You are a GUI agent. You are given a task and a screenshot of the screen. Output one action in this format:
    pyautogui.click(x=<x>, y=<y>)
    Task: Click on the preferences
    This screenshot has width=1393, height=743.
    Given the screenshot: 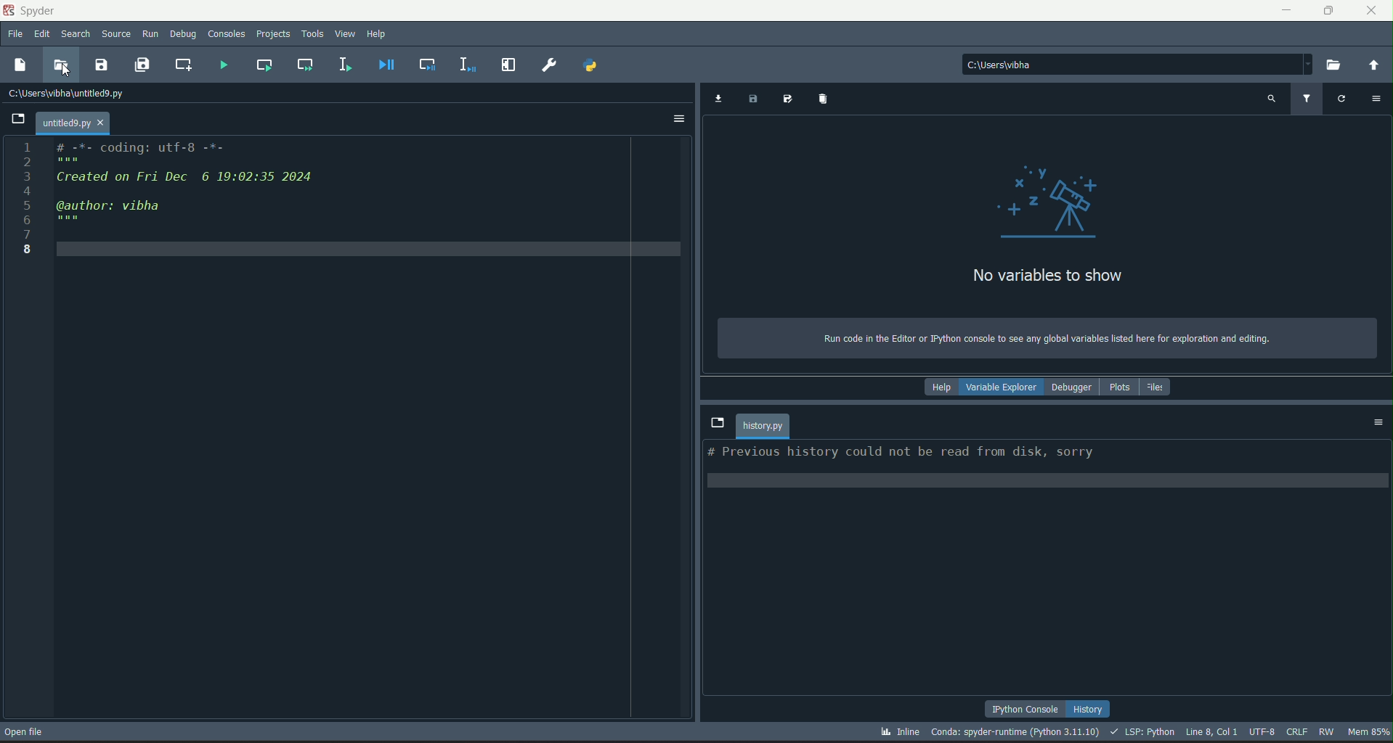 What is the action you would take?
    pyautogui.click(x=551, y=66)
    